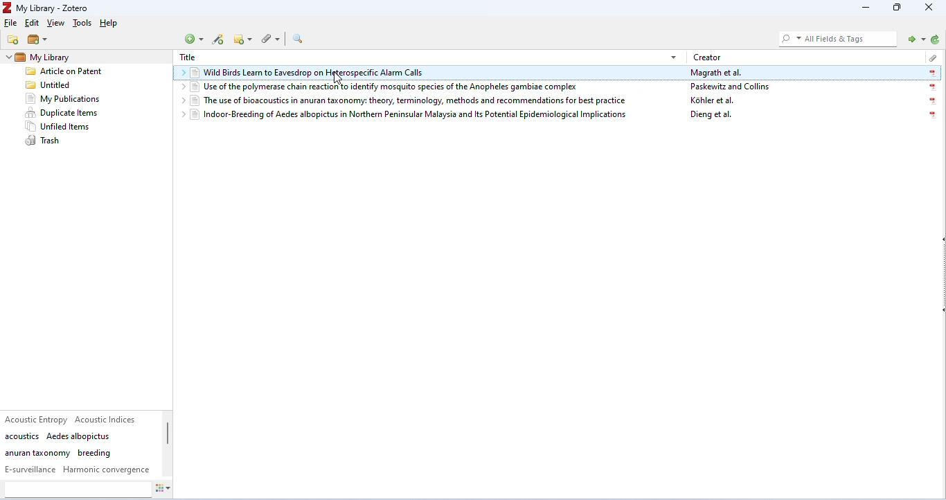 Image resolution: width=946 pixels, height=500 pixels. I want to click on add item, so click(220, 40).